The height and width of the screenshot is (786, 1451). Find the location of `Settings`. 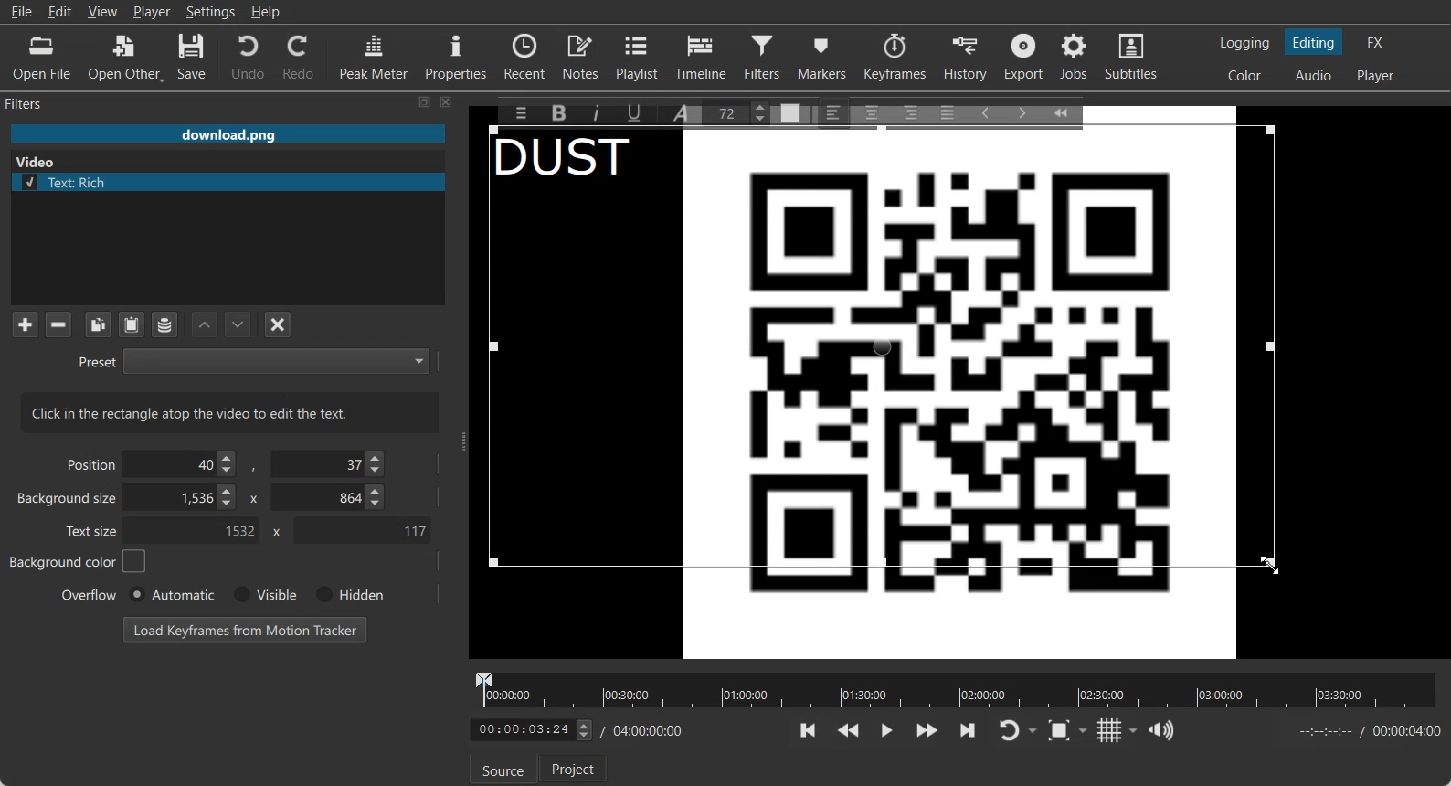

Settings is located at coordinates (211, 12).